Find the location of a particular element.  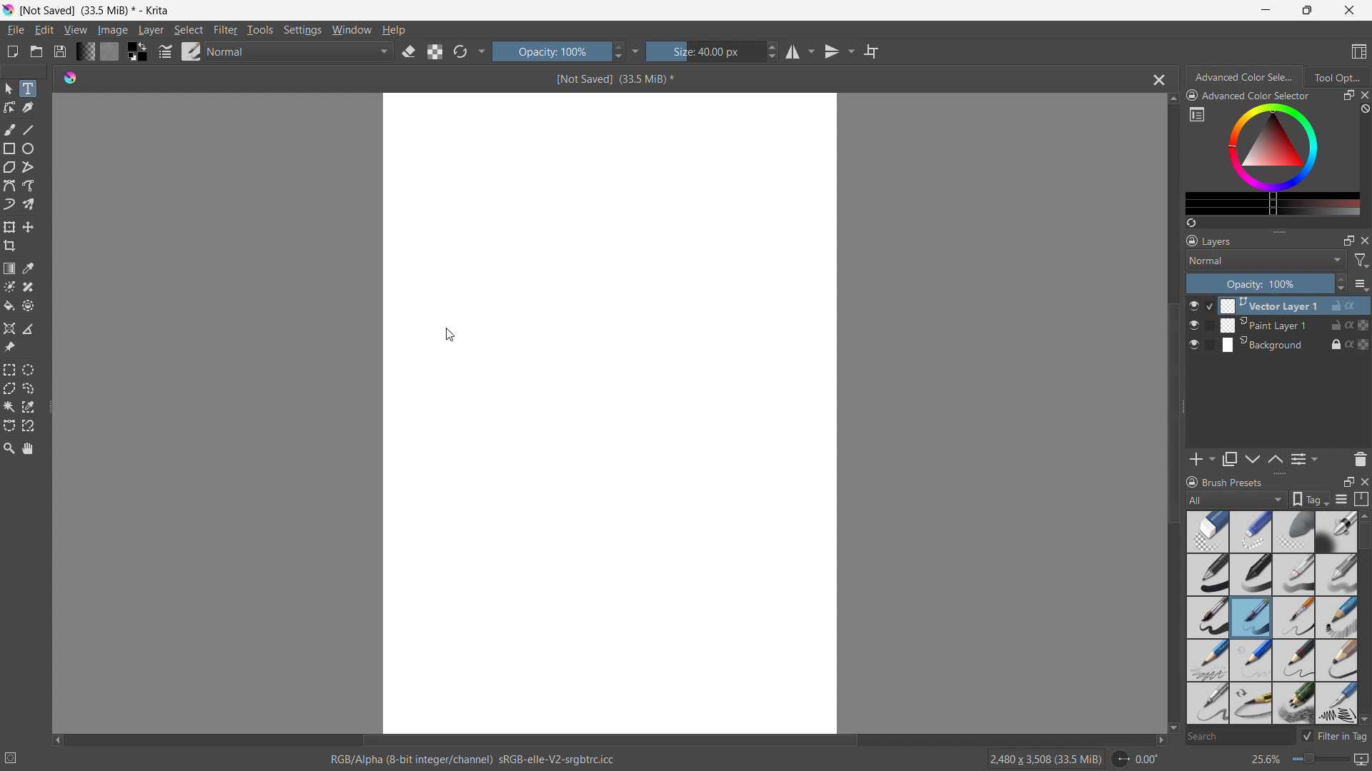

small pin brush is located at coordinates (1293, 618).